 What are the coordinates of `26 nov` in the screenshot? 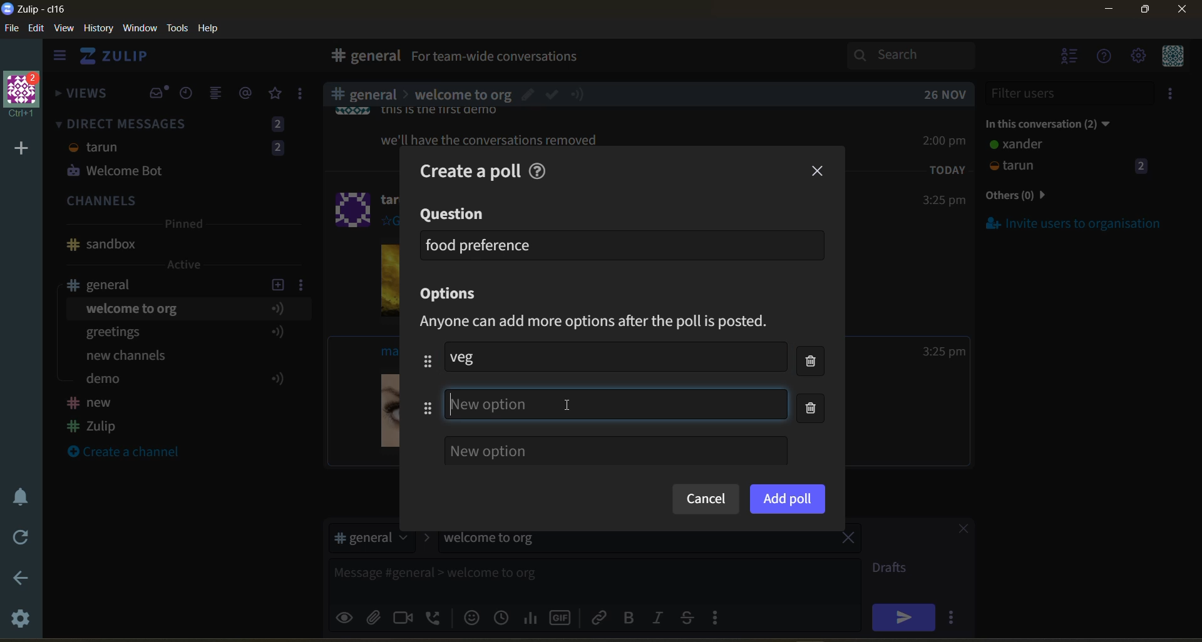 It's located at (945, 94).